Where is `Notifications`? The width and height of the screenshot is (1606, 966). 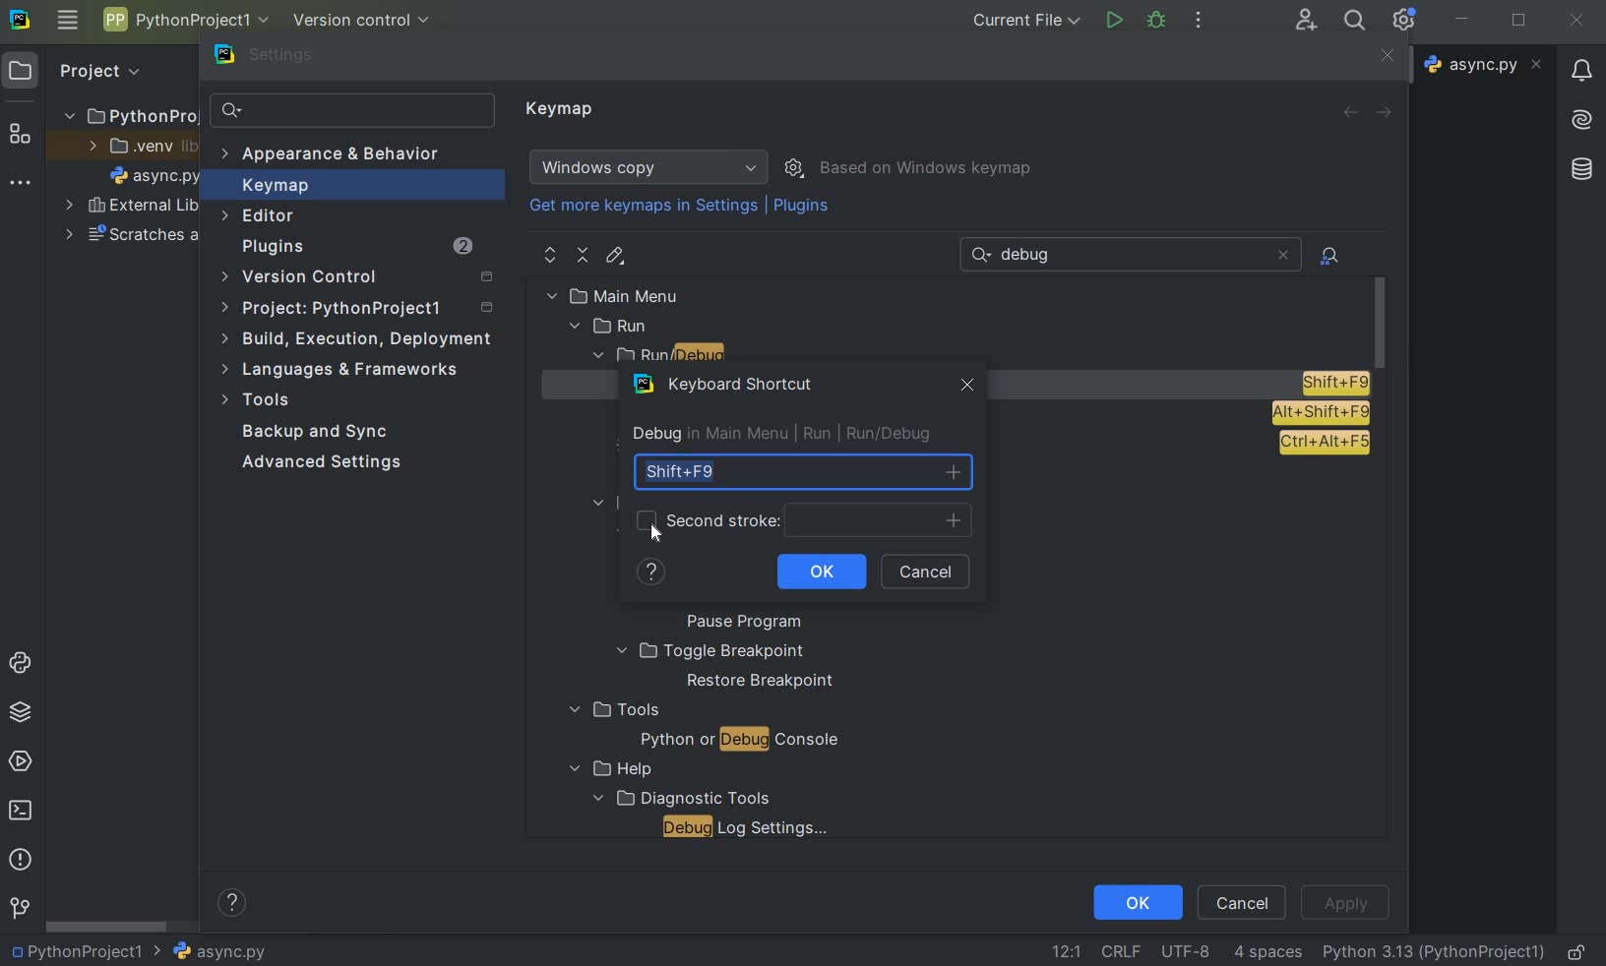
Notifications is located at coordinates (1579, 64).